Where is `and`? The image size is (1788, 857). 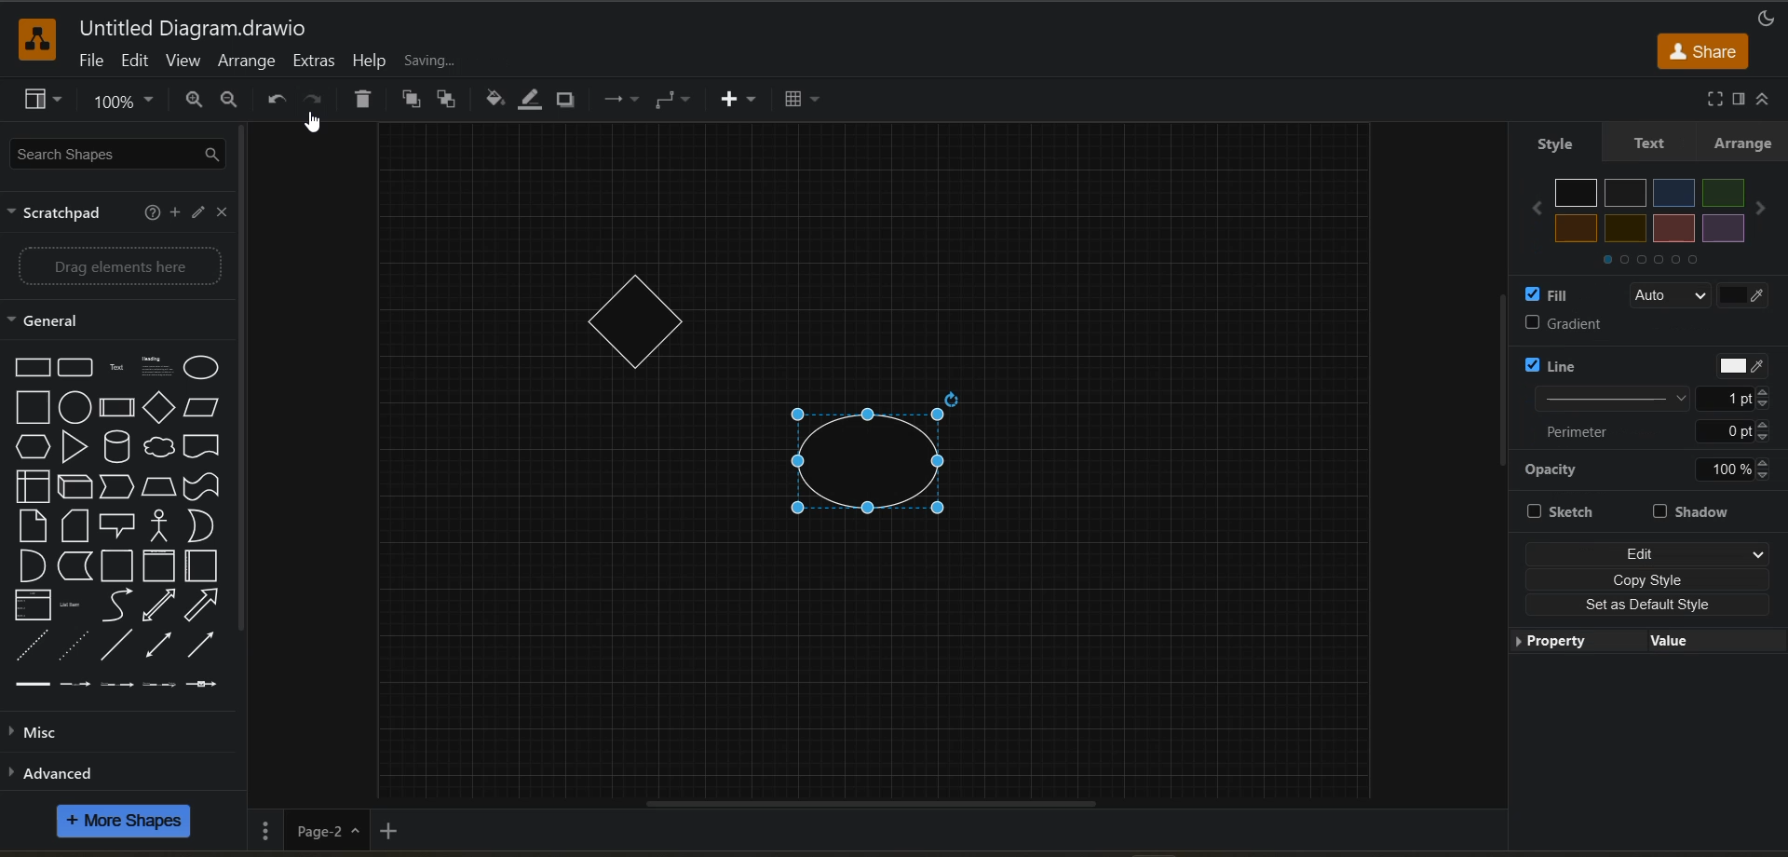 and is located at coordinates (31, 568).